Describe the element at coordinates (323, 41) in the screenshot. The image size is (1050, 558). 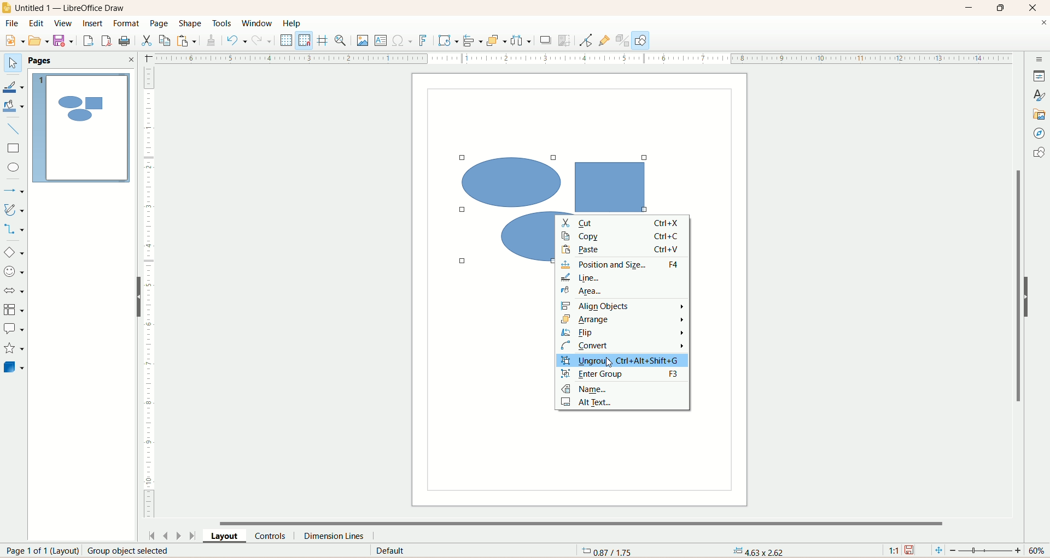
I see `helplines` at that location.